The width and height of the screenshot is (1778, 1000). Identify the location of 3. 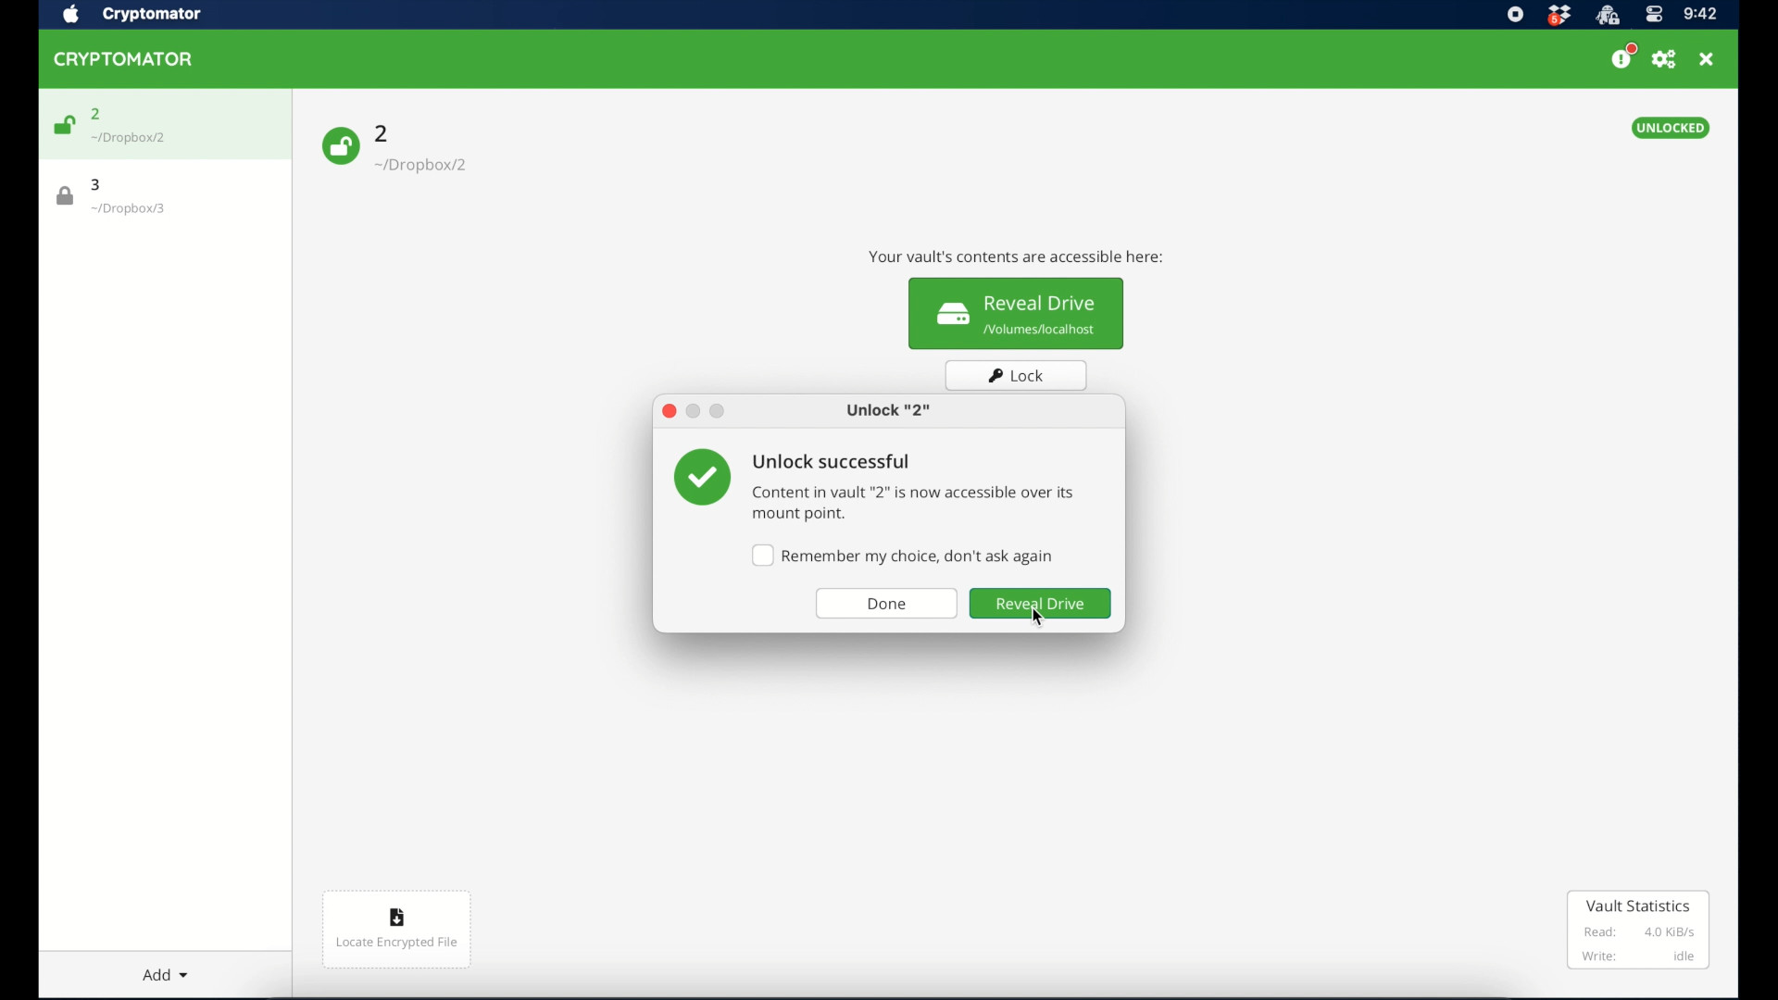
(97, 184).